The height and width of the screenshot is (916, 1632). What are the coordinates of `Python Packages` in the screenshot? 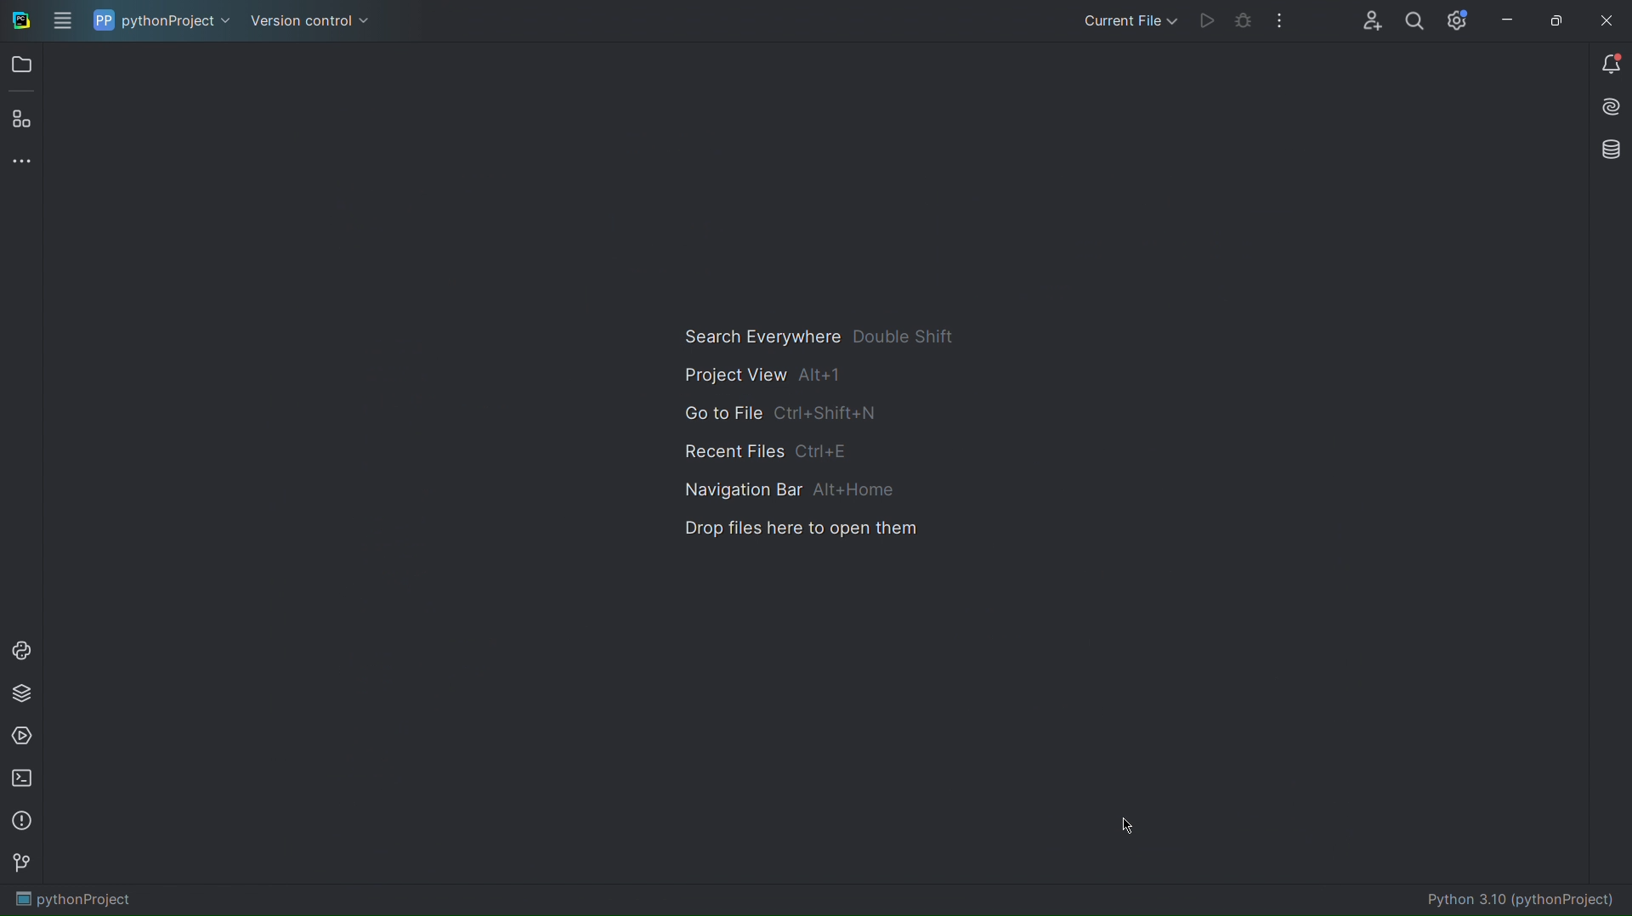 It's located at (25, 696).